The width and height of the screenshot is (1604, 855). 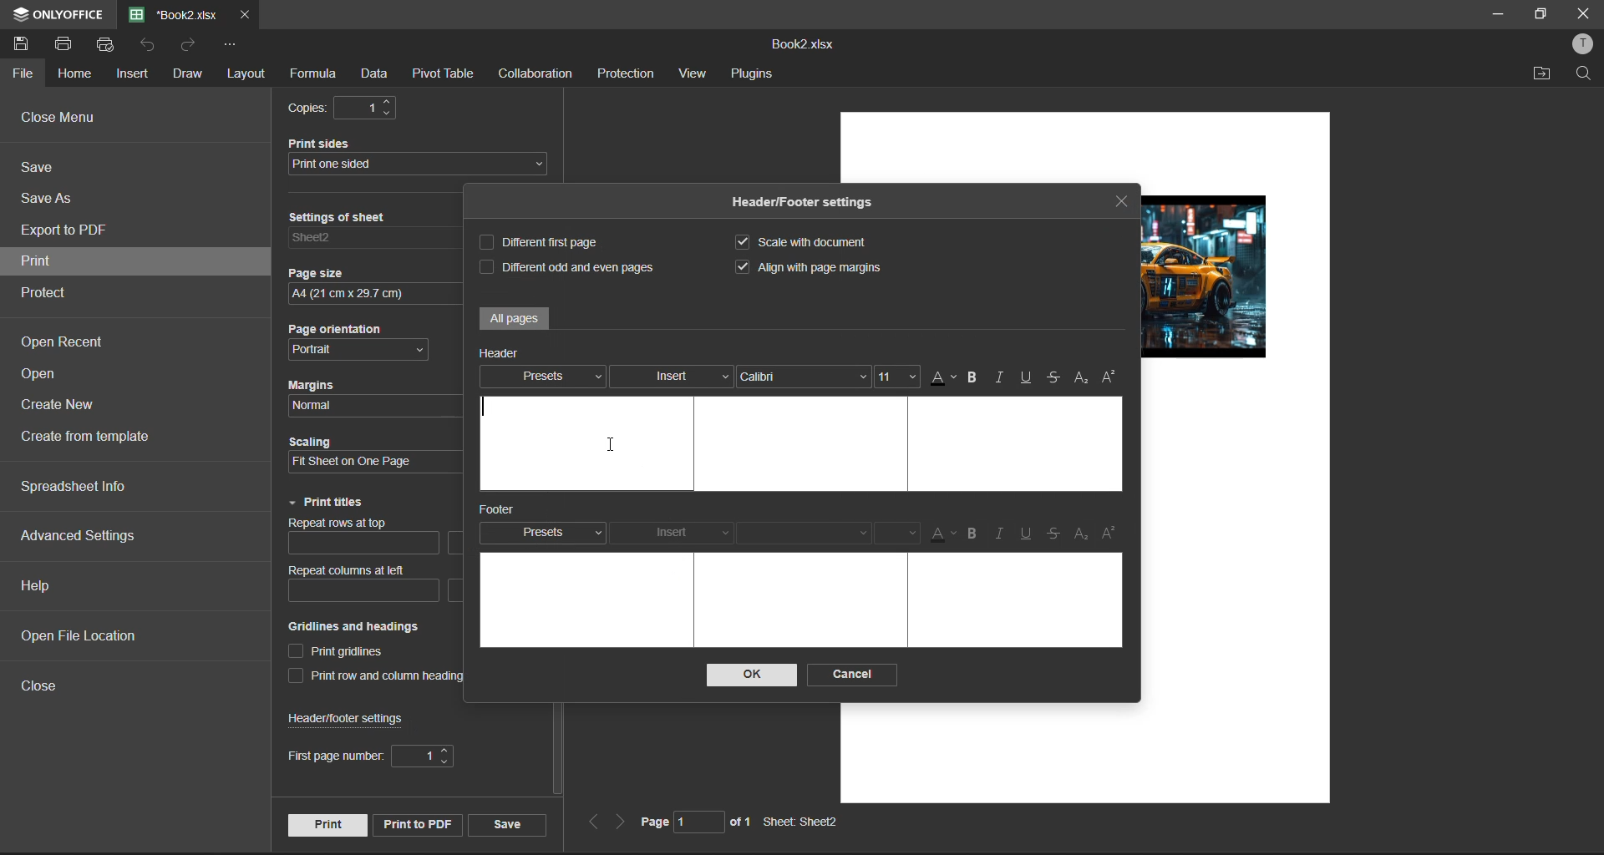 I want to click on font size, so click(x=898, y=534).